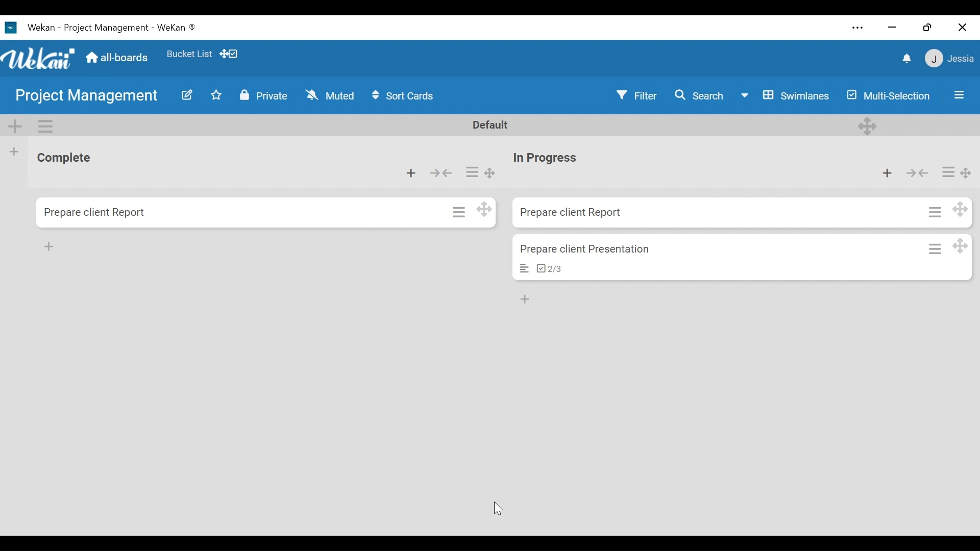  I want to click on Desktop drag handle, so click(959, 245).